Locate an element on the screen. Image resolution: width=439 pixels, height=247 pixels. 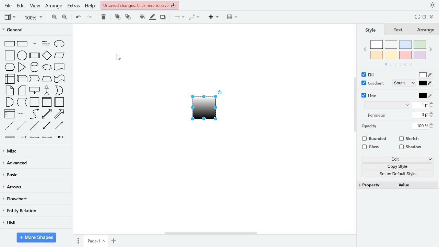
current opacity is located at coordinates (419, 126).